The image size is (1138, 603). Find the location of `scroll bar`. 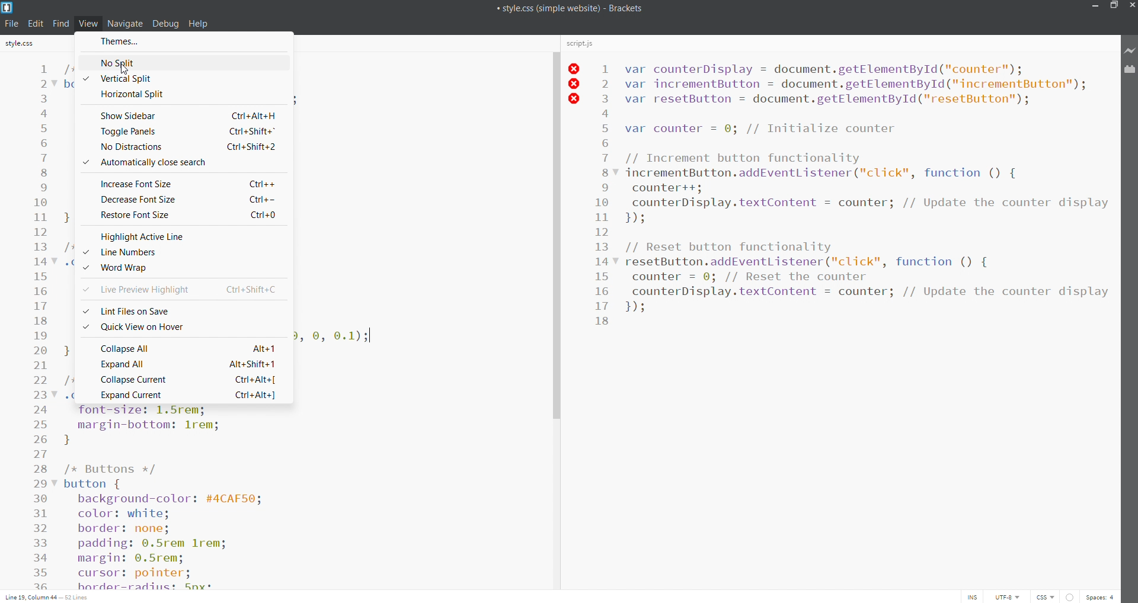

scroll bar is located at coordinates (554, 312).